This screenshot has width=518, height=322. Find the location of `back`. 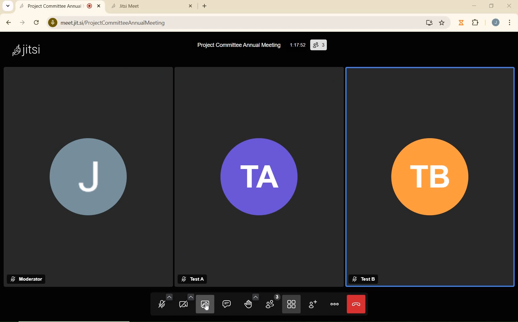

back is located at coordinates (10, 23).